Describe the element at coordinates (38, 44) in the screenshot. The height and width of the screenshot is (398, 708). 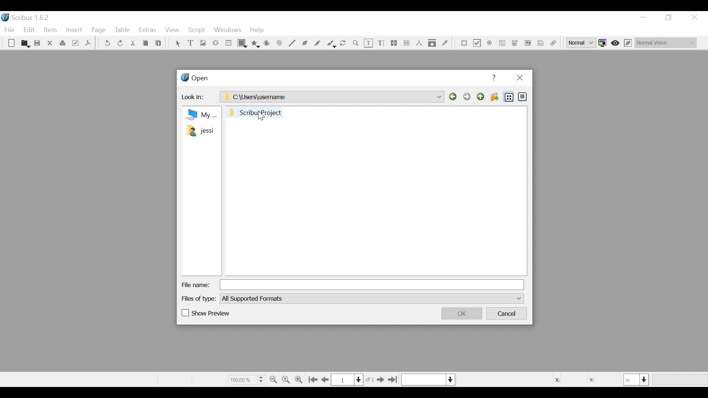
I see `Save` at that location.